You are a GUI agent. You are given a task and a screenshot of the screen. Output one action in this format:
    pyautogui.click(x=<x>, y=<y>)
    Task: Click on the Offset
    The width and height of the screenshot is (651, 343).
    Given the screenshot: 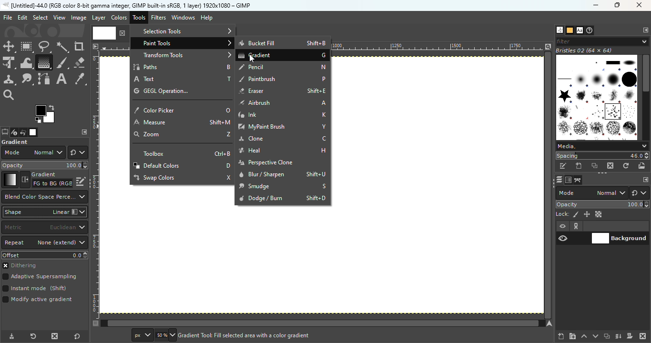 What is the action you would take?
    pyautogui.click(x=45, y=255)
    